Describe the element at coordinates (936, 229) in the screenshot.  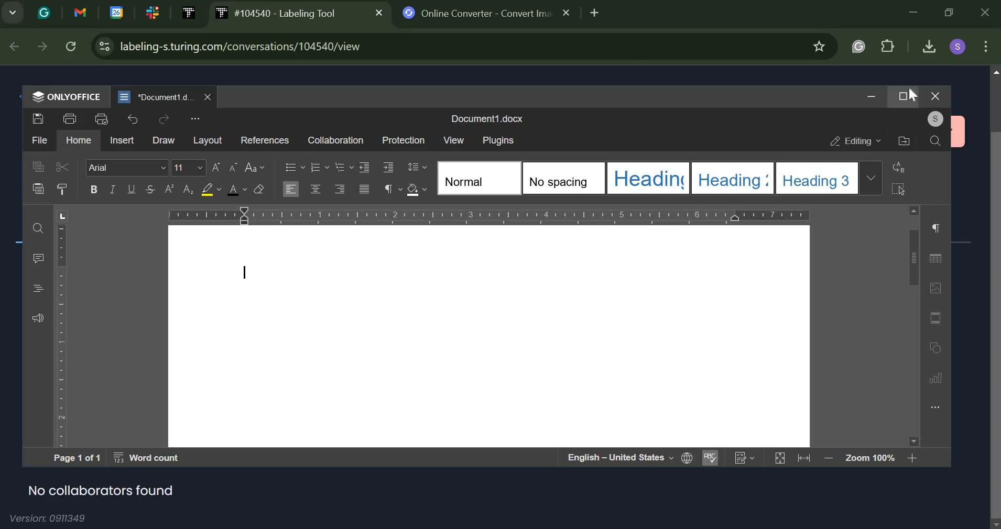
I see `paragraph settings` at that location.